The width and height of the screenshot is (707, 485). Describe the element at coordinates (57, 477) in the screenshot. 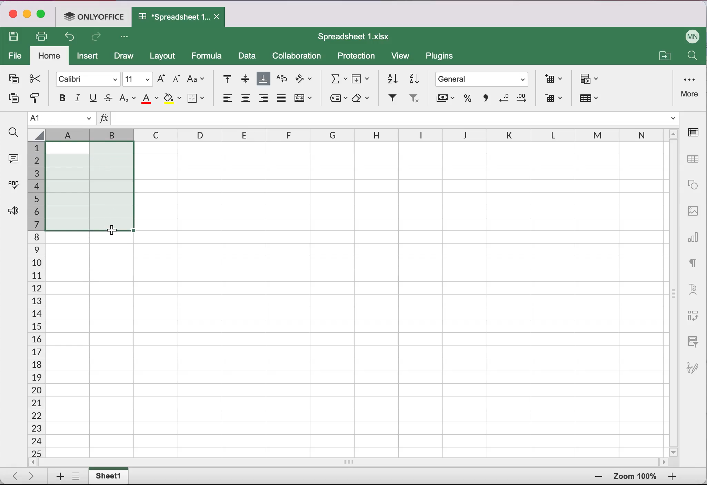

I see `add sheet` at that location.